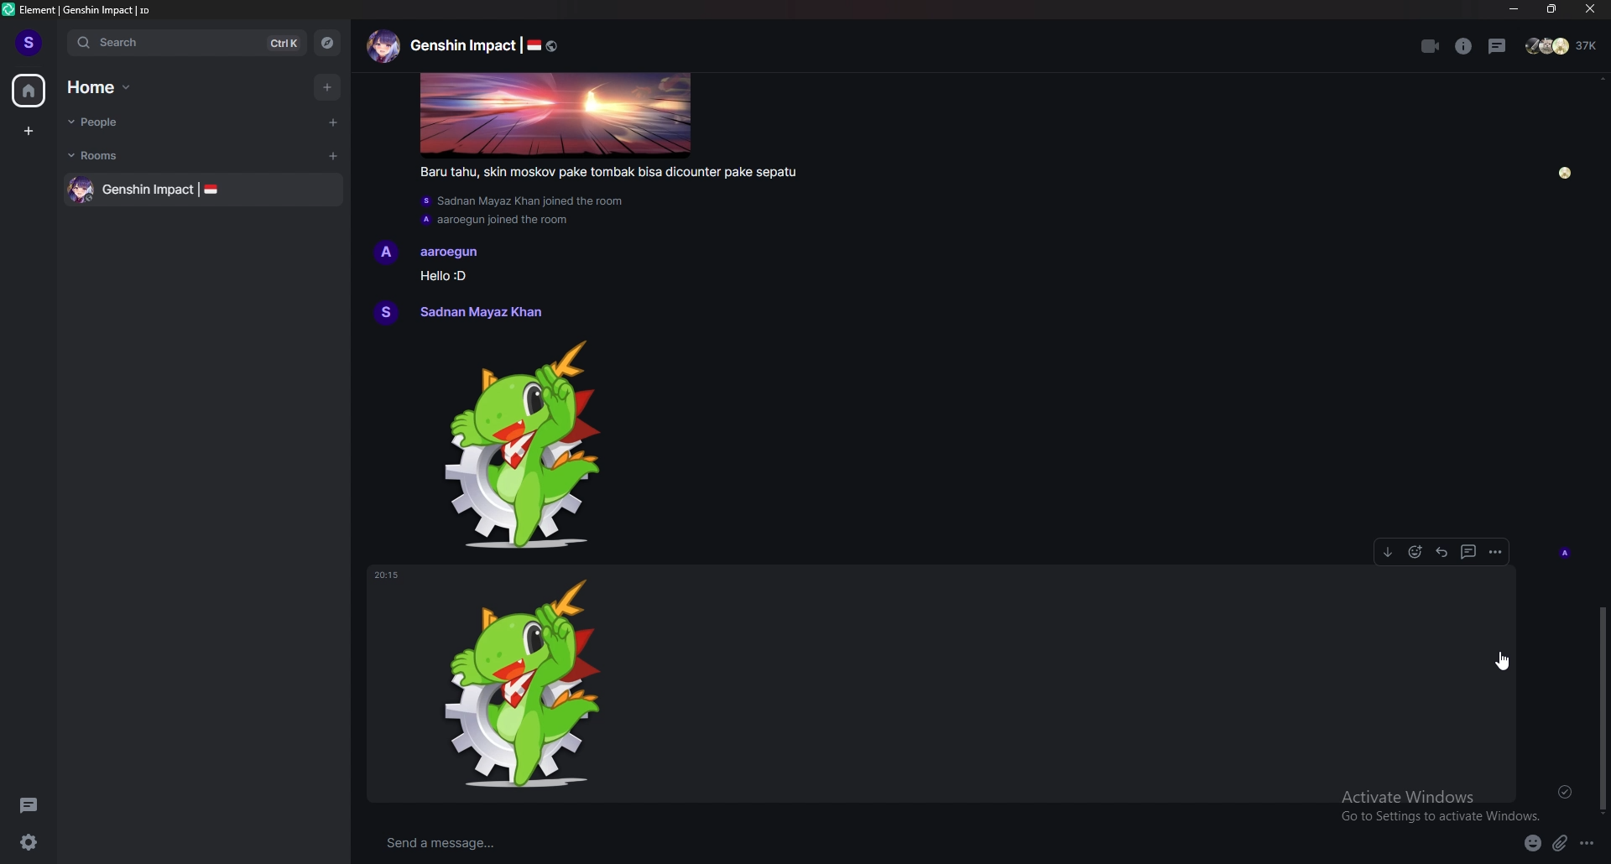 The image size is (1611, 864). I want to click on Activate Windows
Go to Settings to activate Windows., so click(1441, 806).